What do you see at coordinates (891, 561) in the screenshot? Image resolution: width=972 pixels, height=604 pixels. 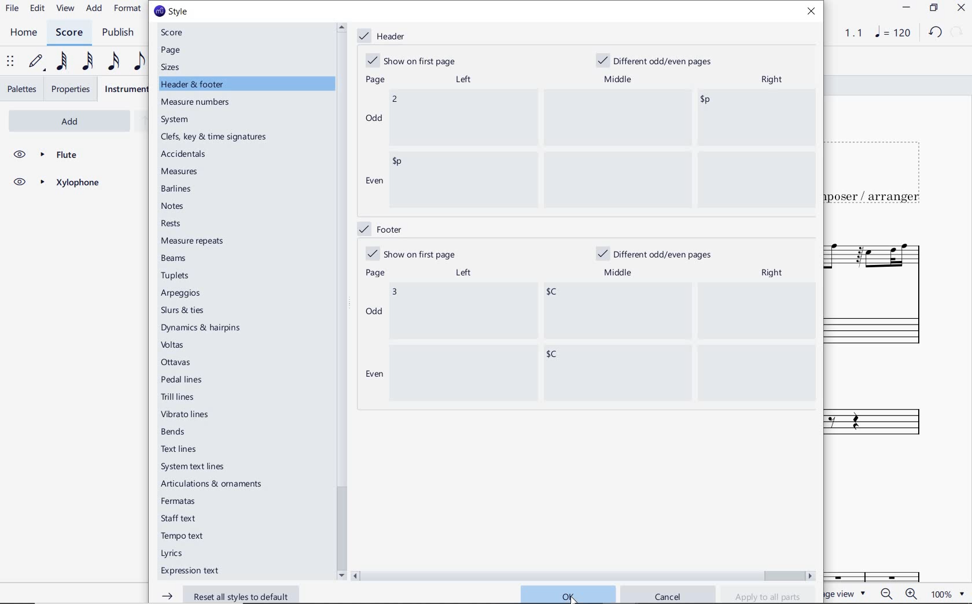 I see `Fl.` at bounding box center [891, 561].